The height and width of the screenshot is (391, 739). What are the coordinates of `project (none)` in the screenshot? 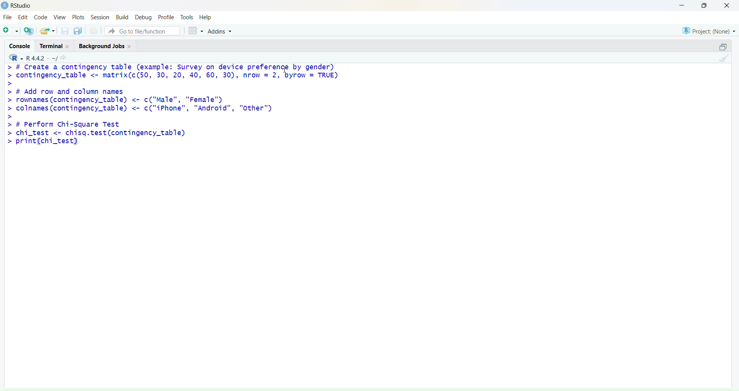 It's located at (709, 31).